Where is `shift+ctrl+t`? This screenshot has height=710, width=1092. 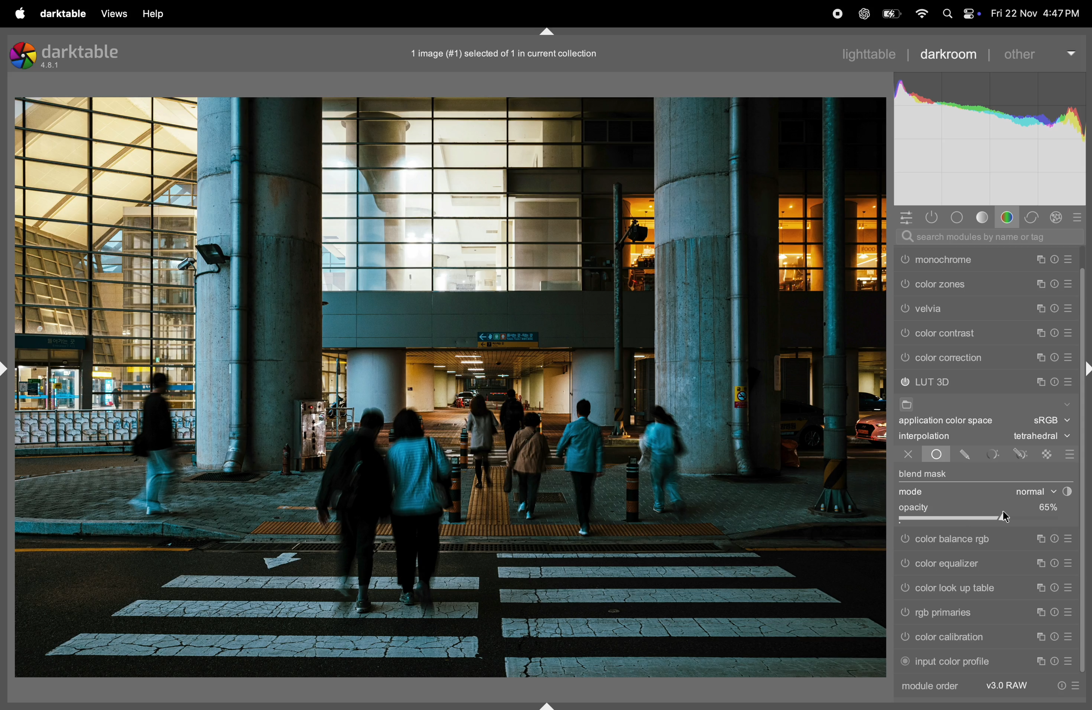 shift+ctrl+t is located at coordinates (546, 31).